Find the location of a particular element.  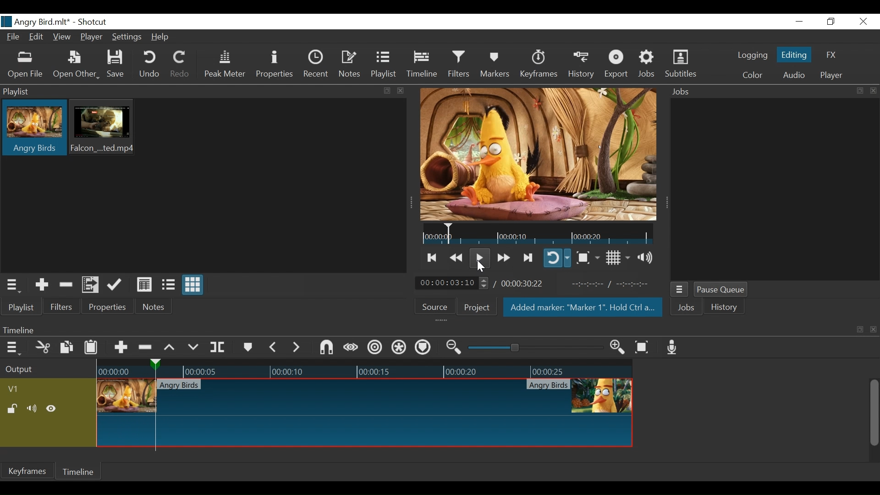

Next Marker is located at coordinates (296, 347).